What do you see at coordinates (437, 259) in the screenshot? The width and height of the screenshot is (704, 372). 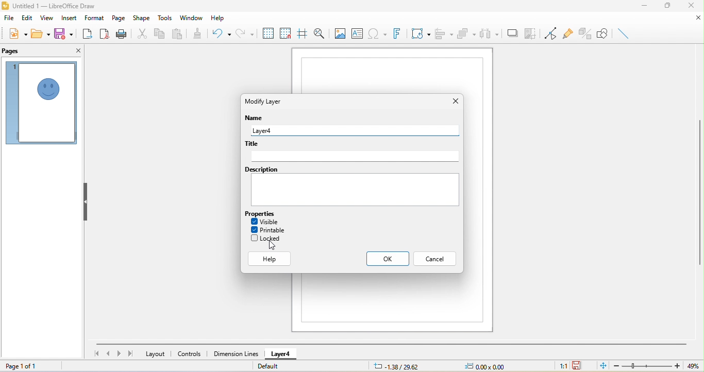 I see `cancel` at bounding box center [437, 259].